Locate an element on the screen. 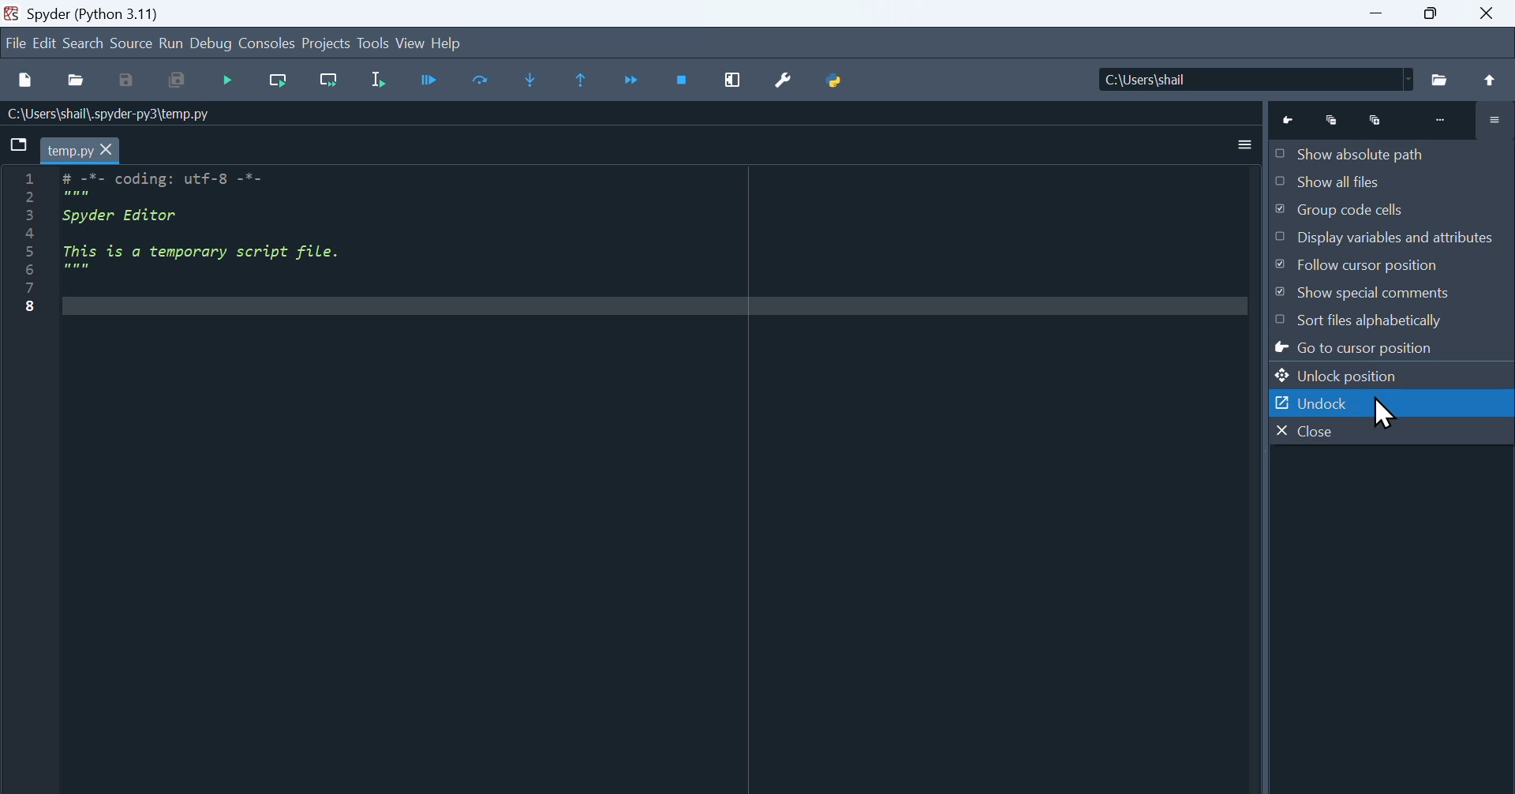 This screenshot has height=794, width=1515. Line Number is located at coordinates (32, 242).